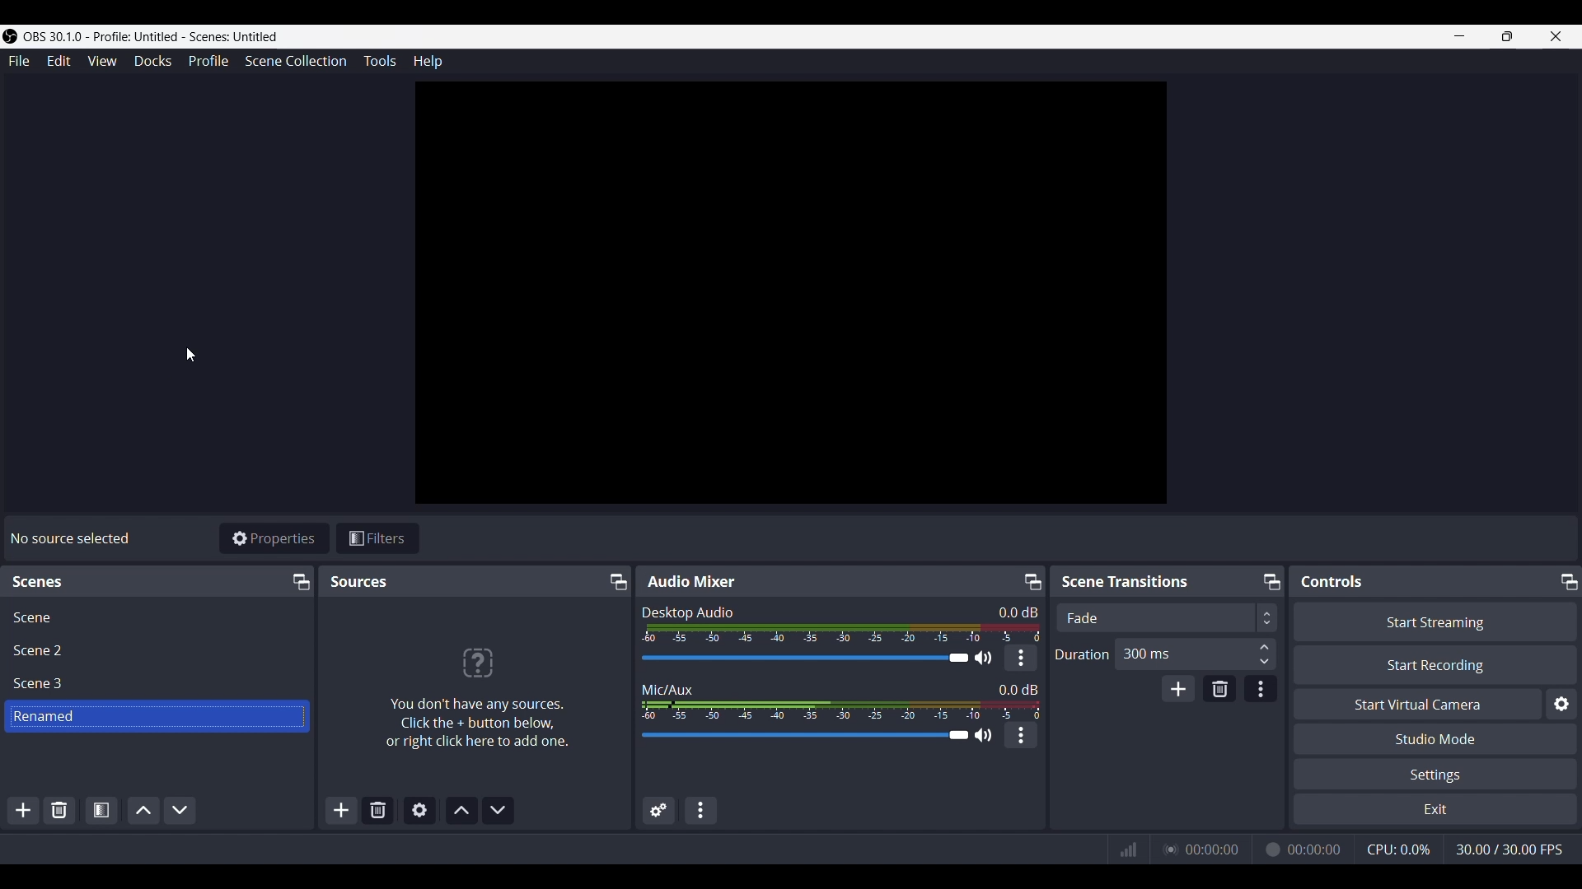 The image size is (1582, 889). What do you see at coordinates (1270, 580) in the screenshot?
I see ` Undock/Pop-out icon` at bounding box center [1270, 580].